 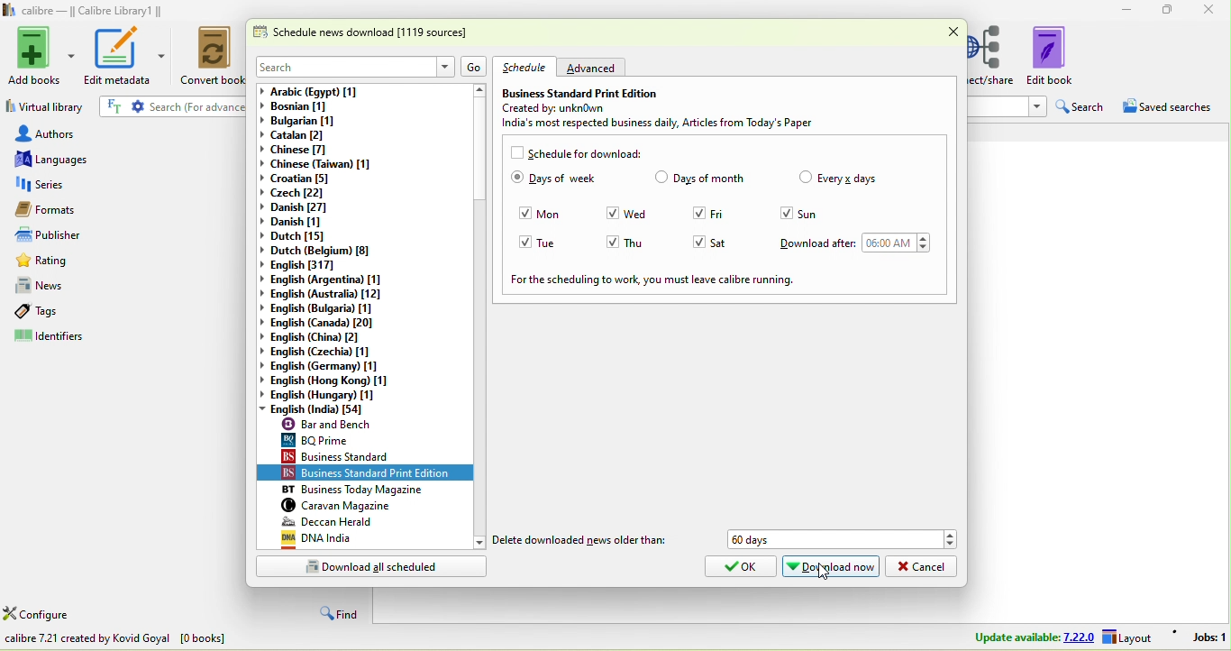 I want to click on publishers, so click(x=123, y=234).